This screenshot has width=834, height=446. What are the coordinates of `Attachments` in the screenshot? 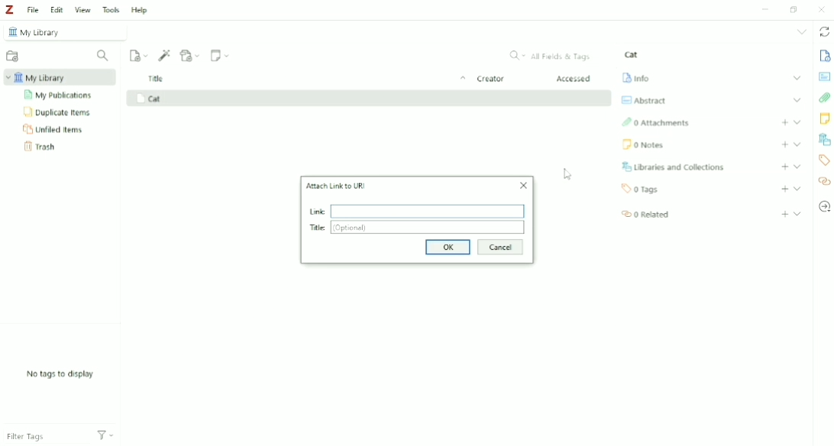 It's located at (825, 99).